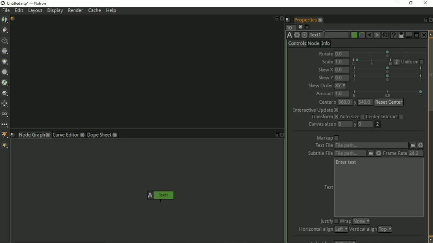  Describe the element at coordinates (115, 135) in the screenshot. I see `close` at that location.